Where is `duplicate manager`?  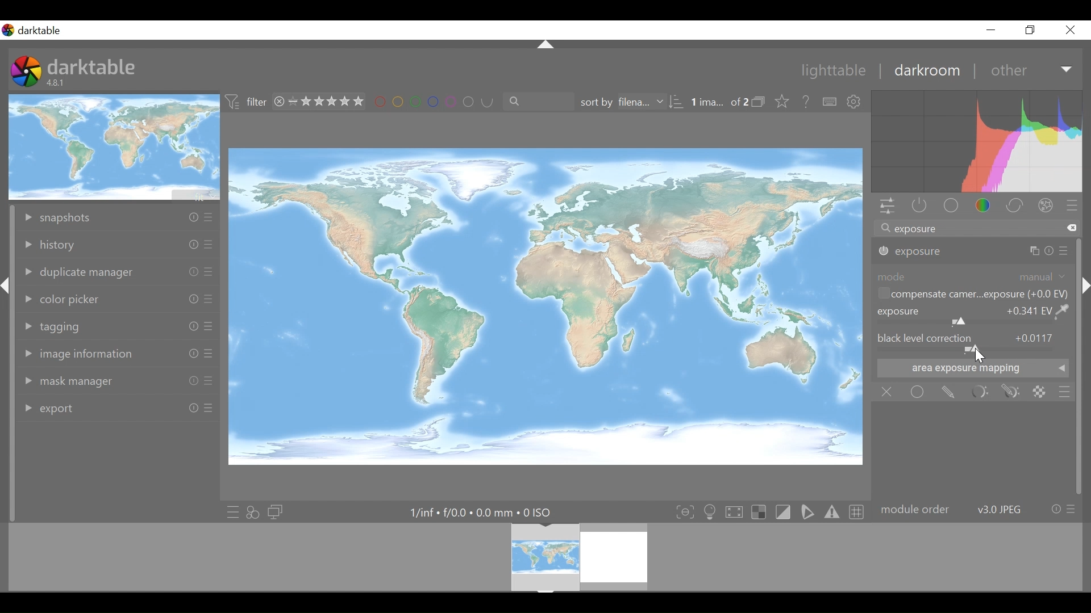
duplicate manager is located at coordinates (118, 274).